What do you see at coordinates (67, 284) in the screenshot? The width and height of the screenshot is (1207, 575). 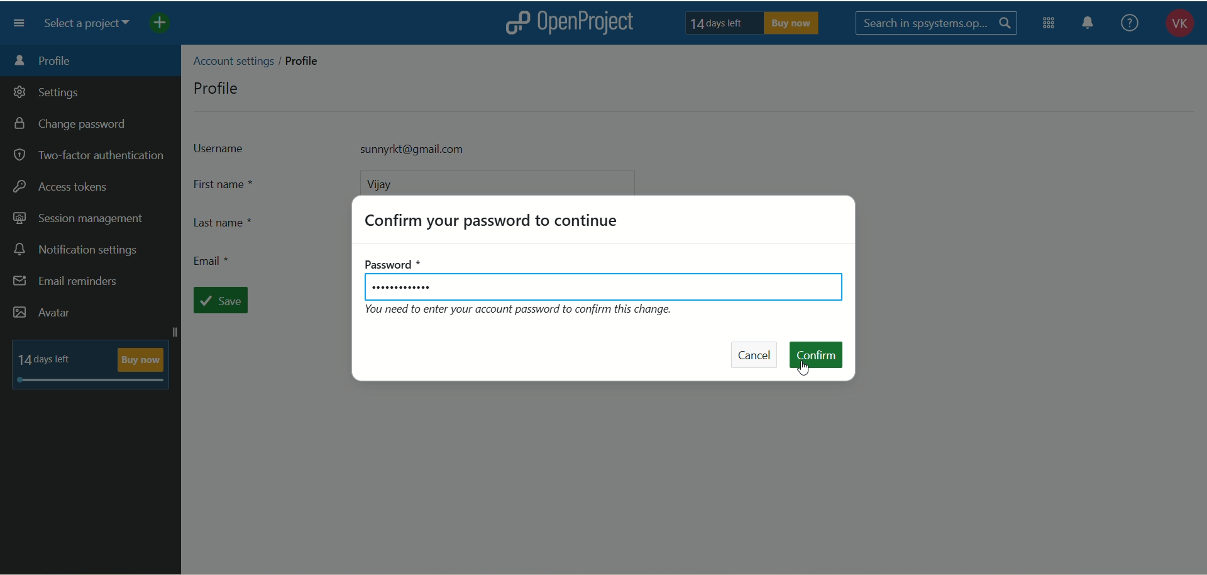 I see `email reminders` at bounding box center [67, 284].